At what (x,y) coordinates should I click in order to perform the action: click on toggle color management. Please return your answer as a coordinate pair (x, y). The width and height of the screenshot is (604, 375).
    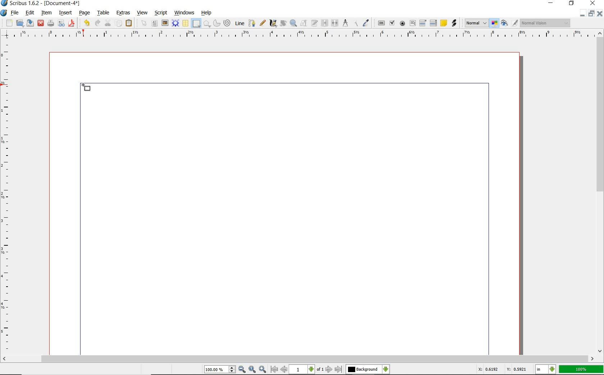
    Looking at the image, I should click on (495, 24).